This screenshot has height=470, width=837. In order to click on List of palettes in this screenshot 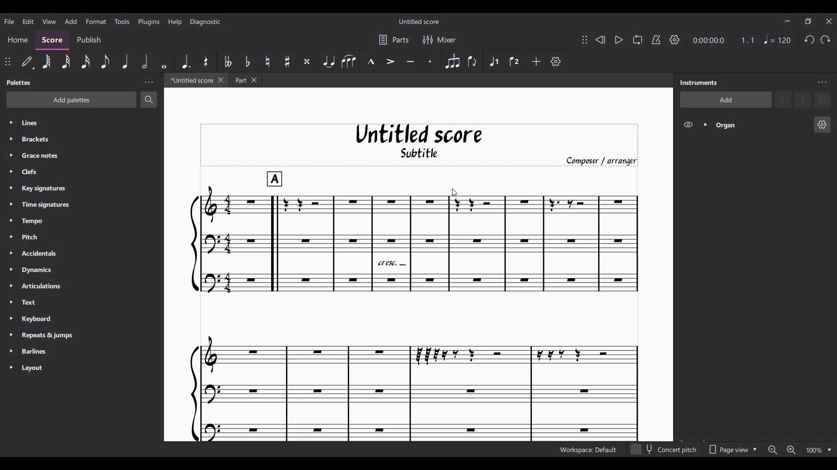, I will do `click(91, 245)`.